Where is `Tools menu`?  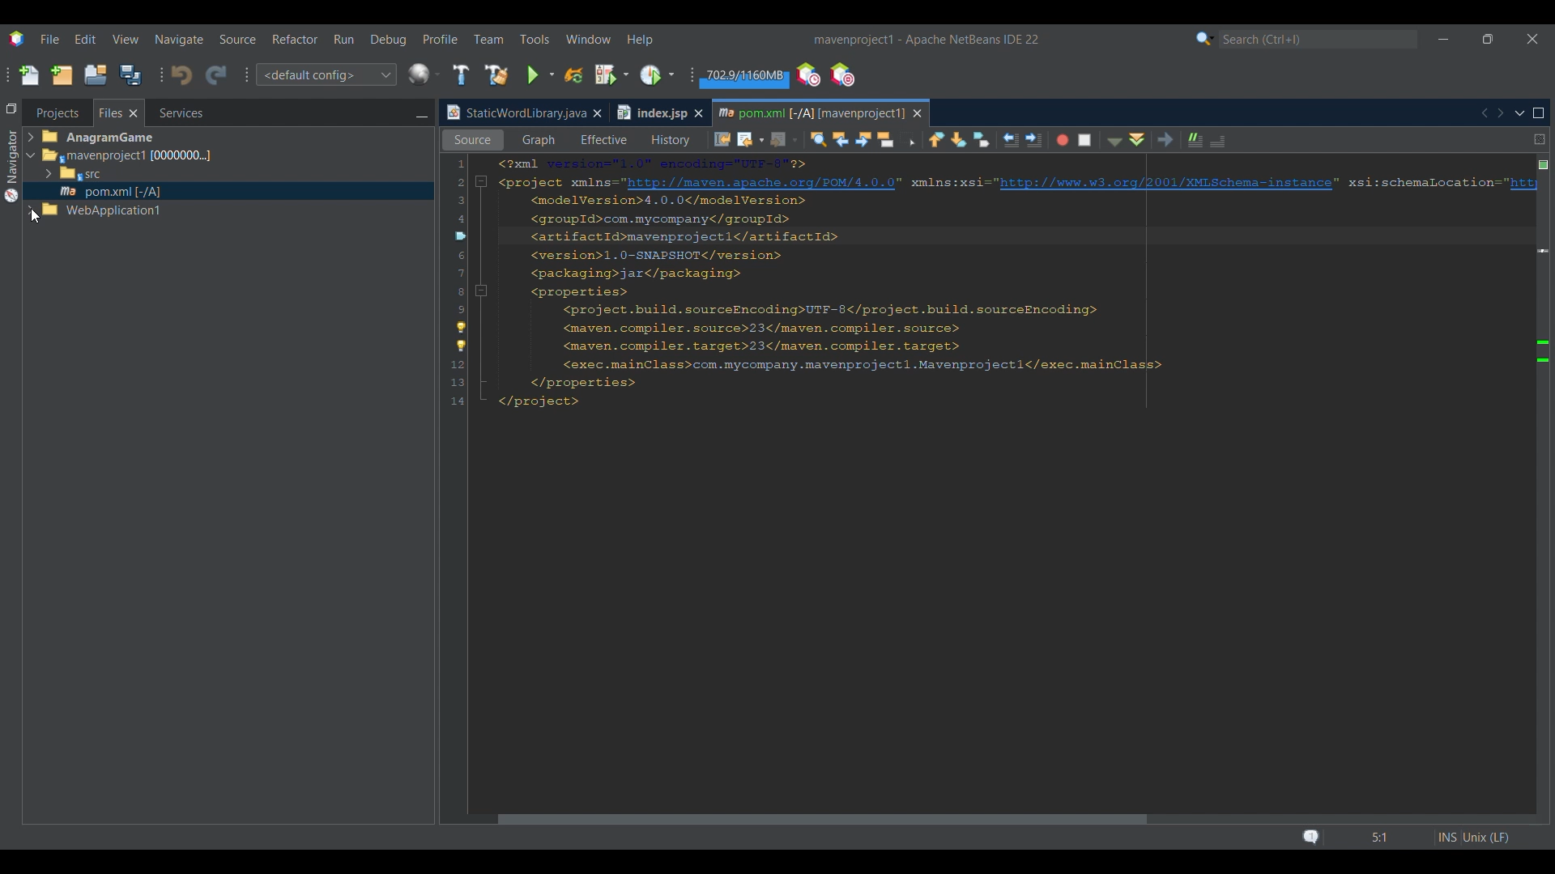 Tools menu is located at coordinates (535, 39).